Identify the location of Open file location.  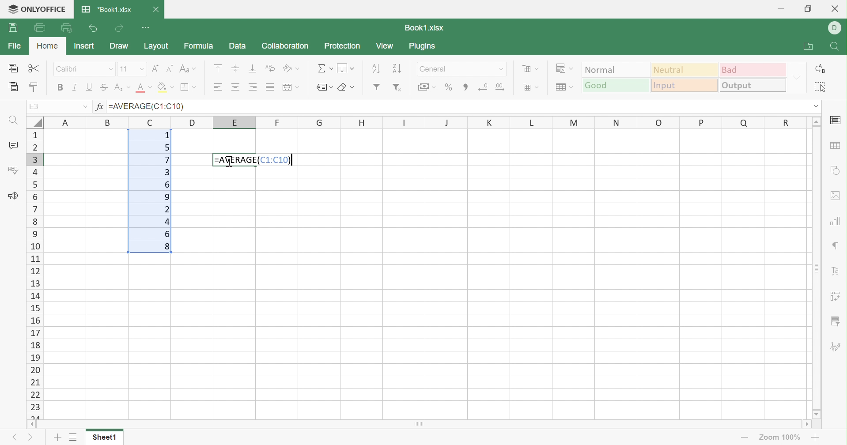
(810, 47).